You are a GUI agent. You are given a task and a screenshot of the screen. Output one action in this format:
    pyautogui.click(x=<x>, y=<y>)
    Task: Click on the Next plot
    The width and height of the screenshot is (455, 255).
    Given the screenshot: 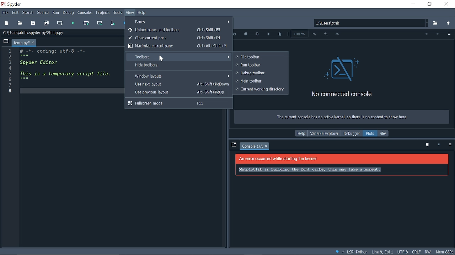 What is the action you would take?
    pyautogui.click(x=437, y=34)
    